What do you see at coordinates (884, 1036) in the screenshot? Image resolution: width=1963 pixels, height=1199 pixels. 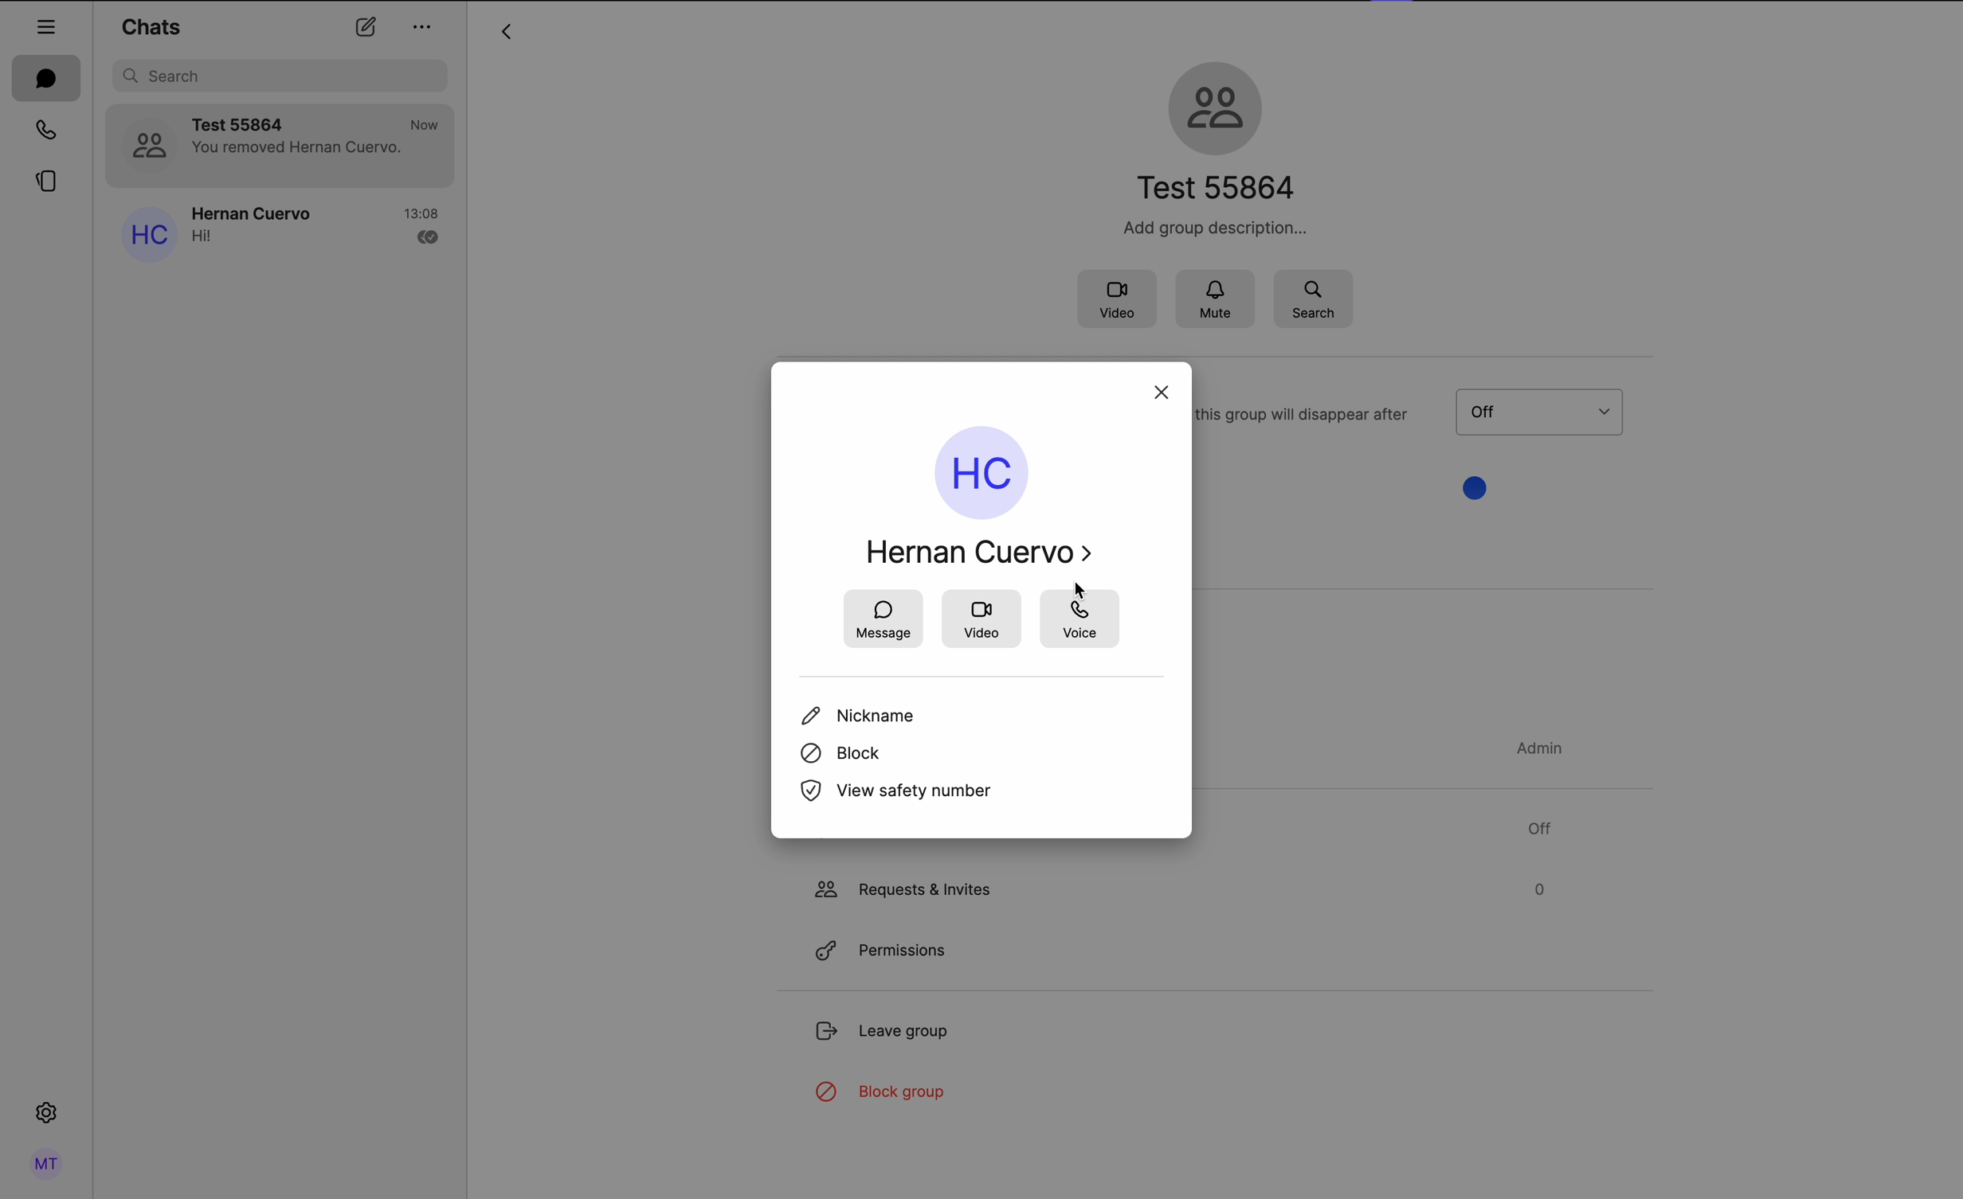 I see `leave group` at bounding box center [884, 1036].